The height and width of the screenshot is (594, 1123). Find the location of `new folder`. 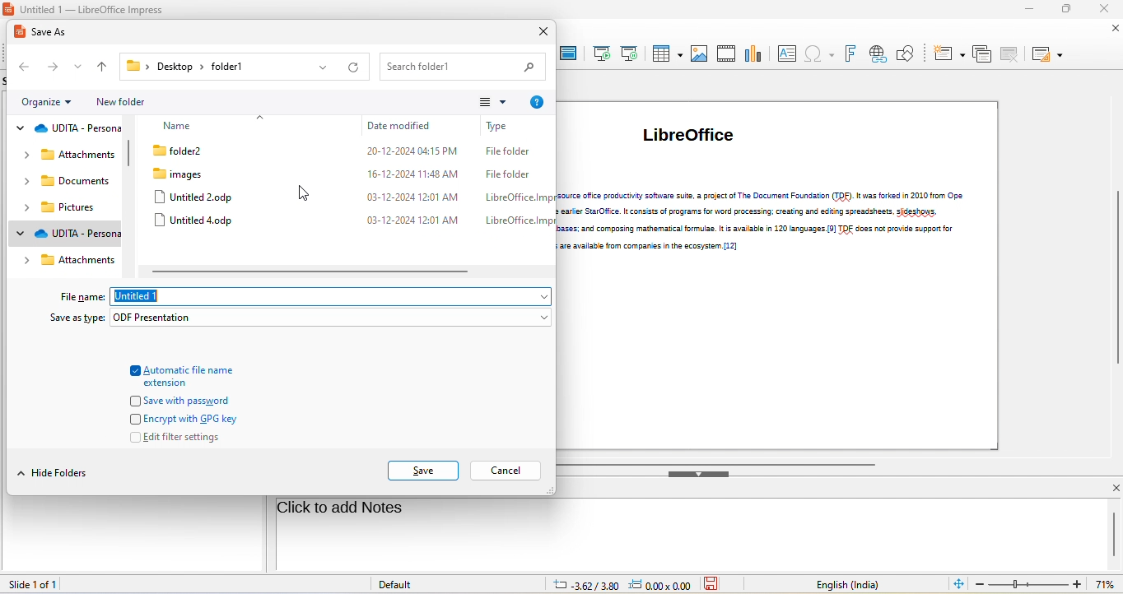

new folder is located at coordinates (124, 104).